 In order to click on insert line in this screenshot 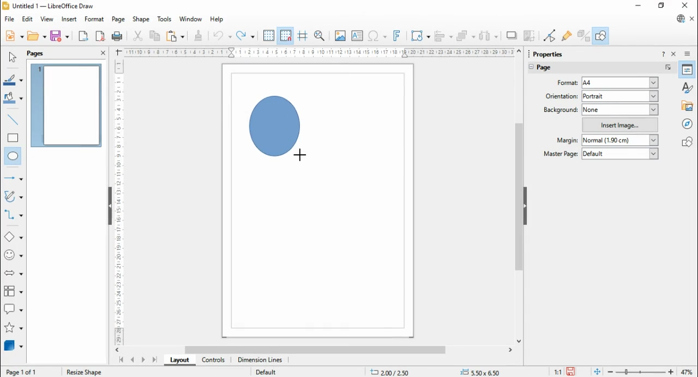, I will do `click(14, 120)`.